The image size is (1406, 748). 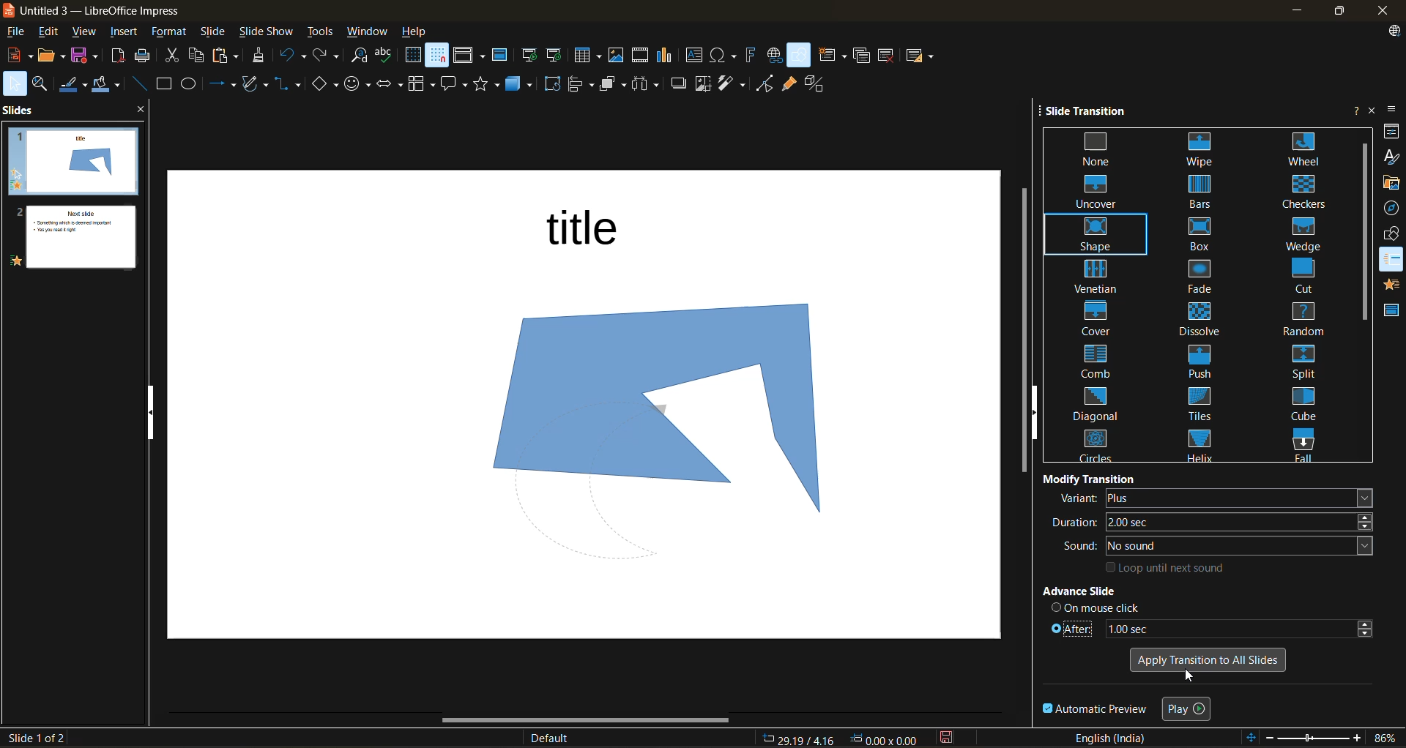 I want to click on crop image, so click(x=702, y=83).